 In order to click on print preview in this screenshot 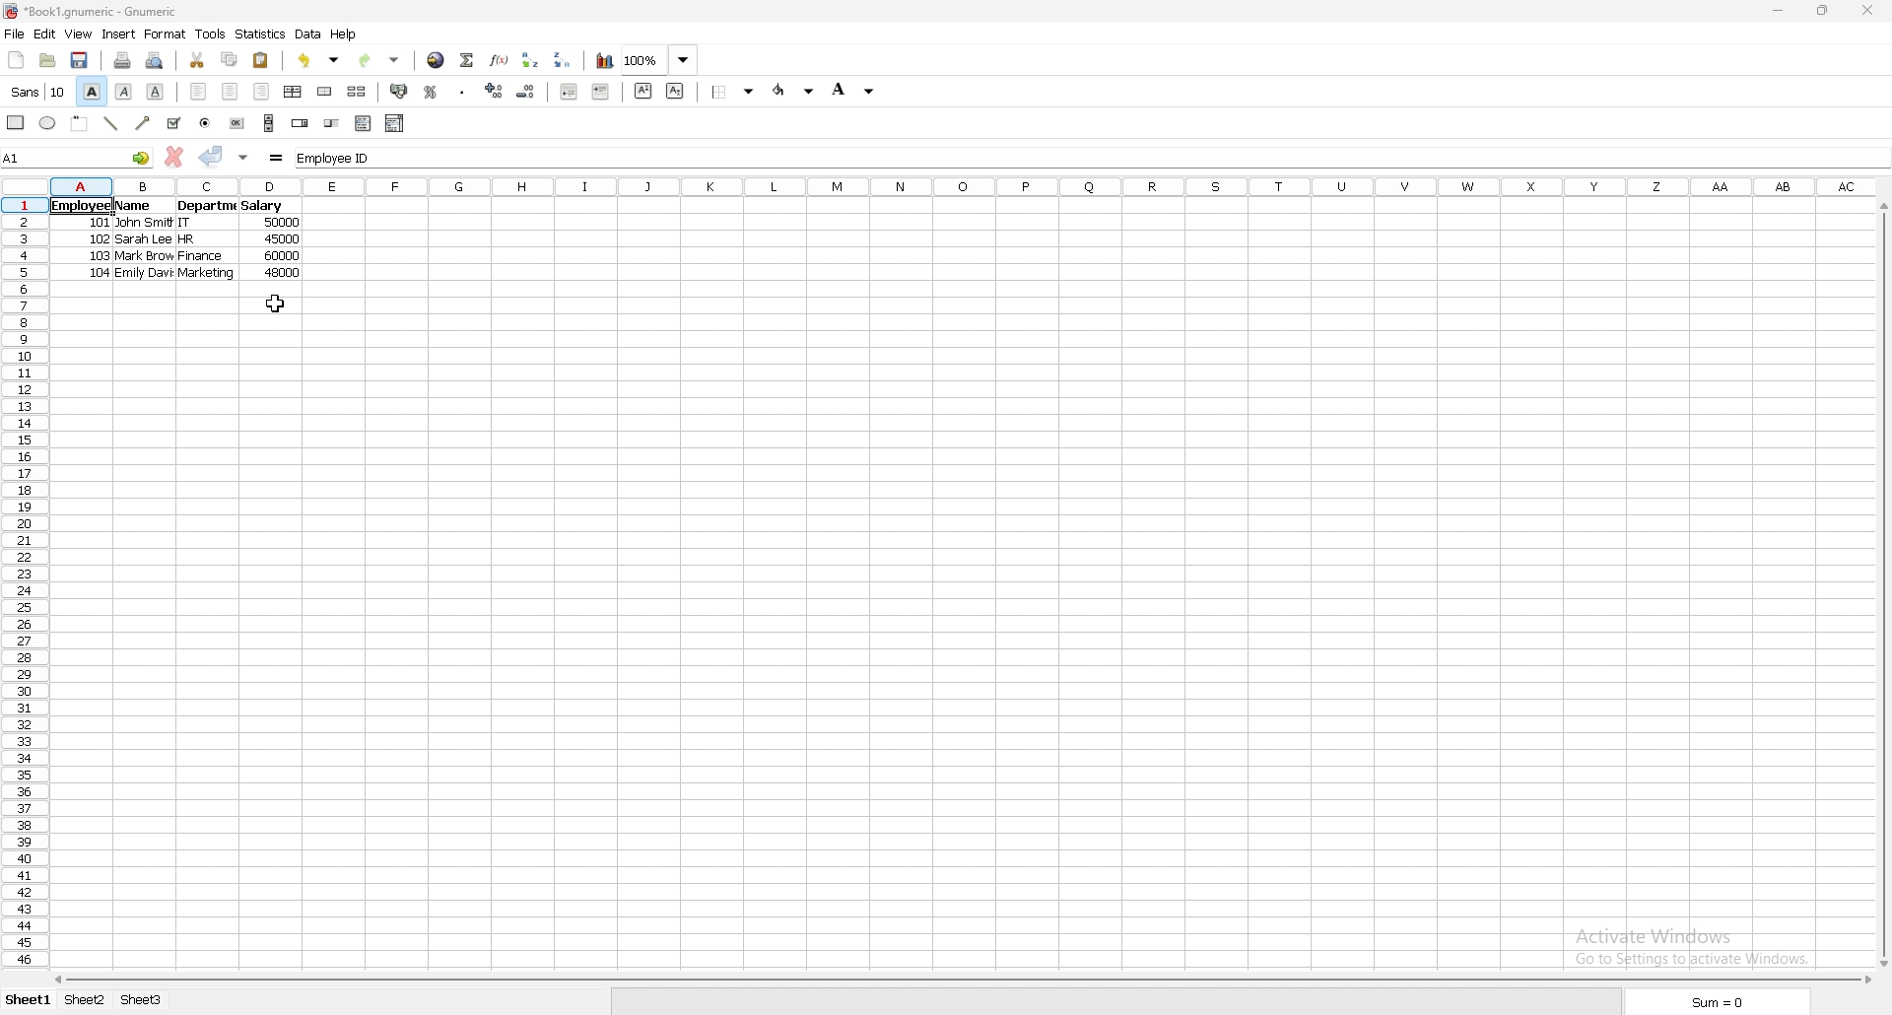, I will do `click(155, 60)`.